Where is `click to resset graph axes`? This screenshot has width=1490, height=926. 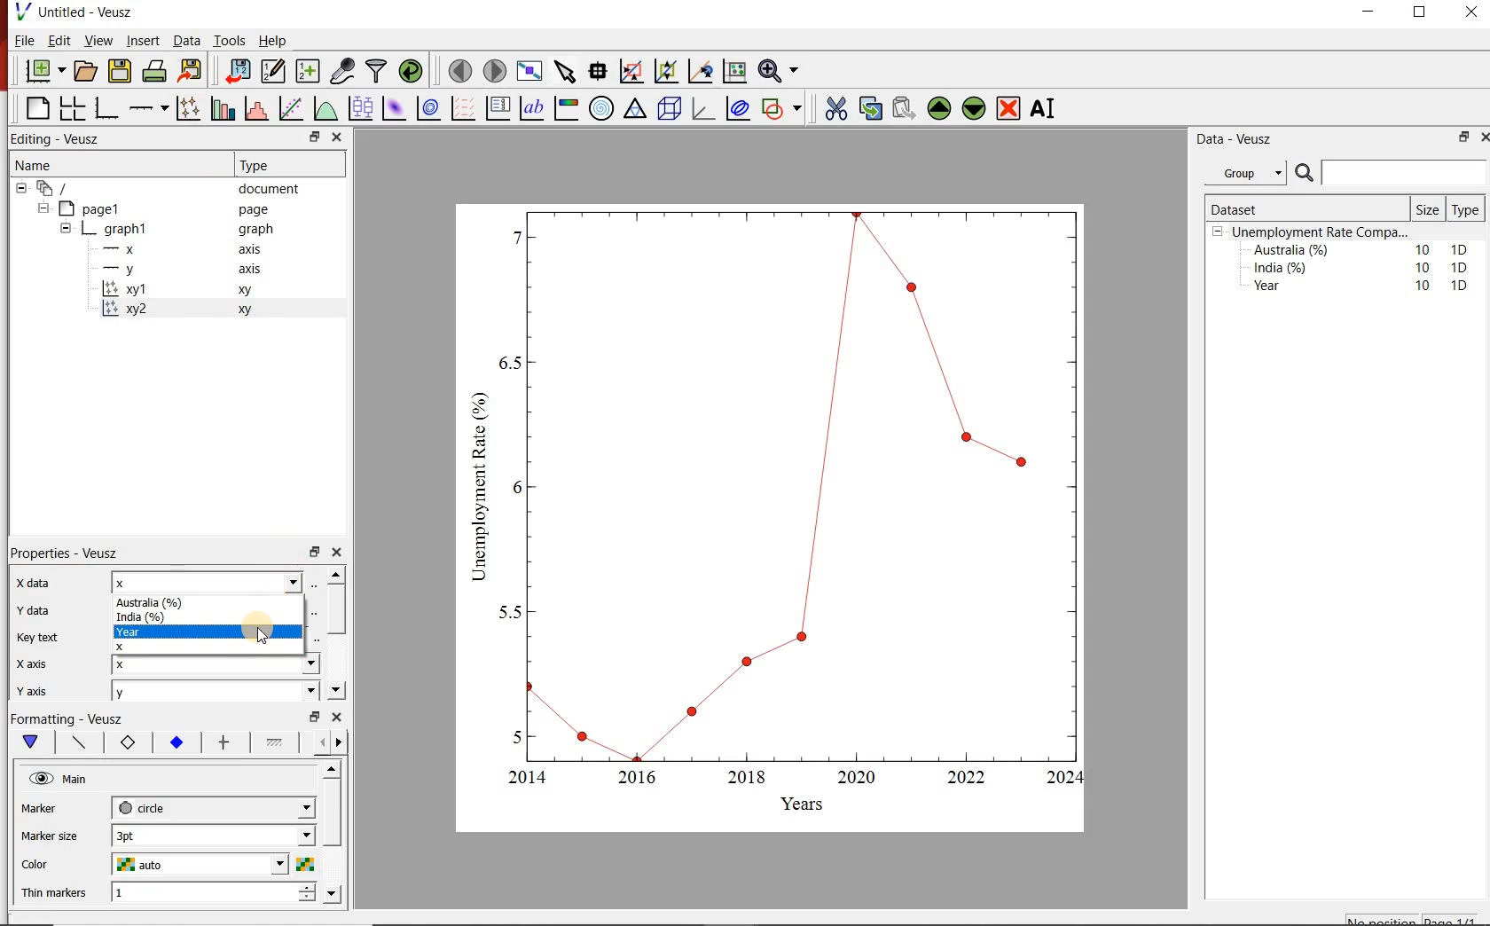 click to resset graph axes is located at coordinates (735, 69).